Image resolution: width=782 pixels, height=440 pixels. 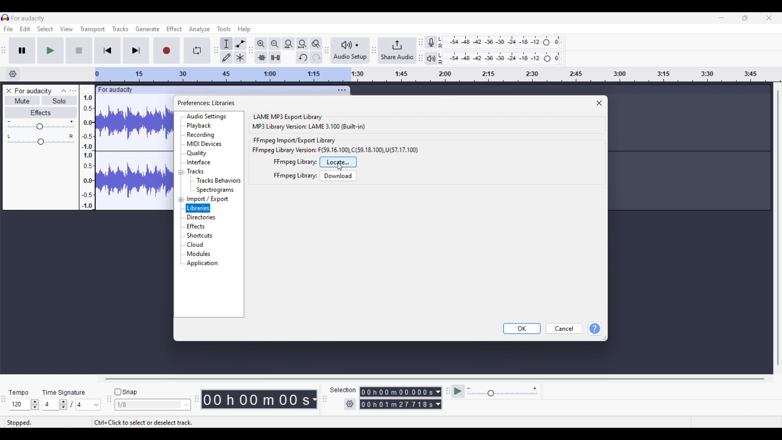 What do you see at coordinates (19, 422) in the screenshot?
I see `stopped` at bounding box center [19, 422].